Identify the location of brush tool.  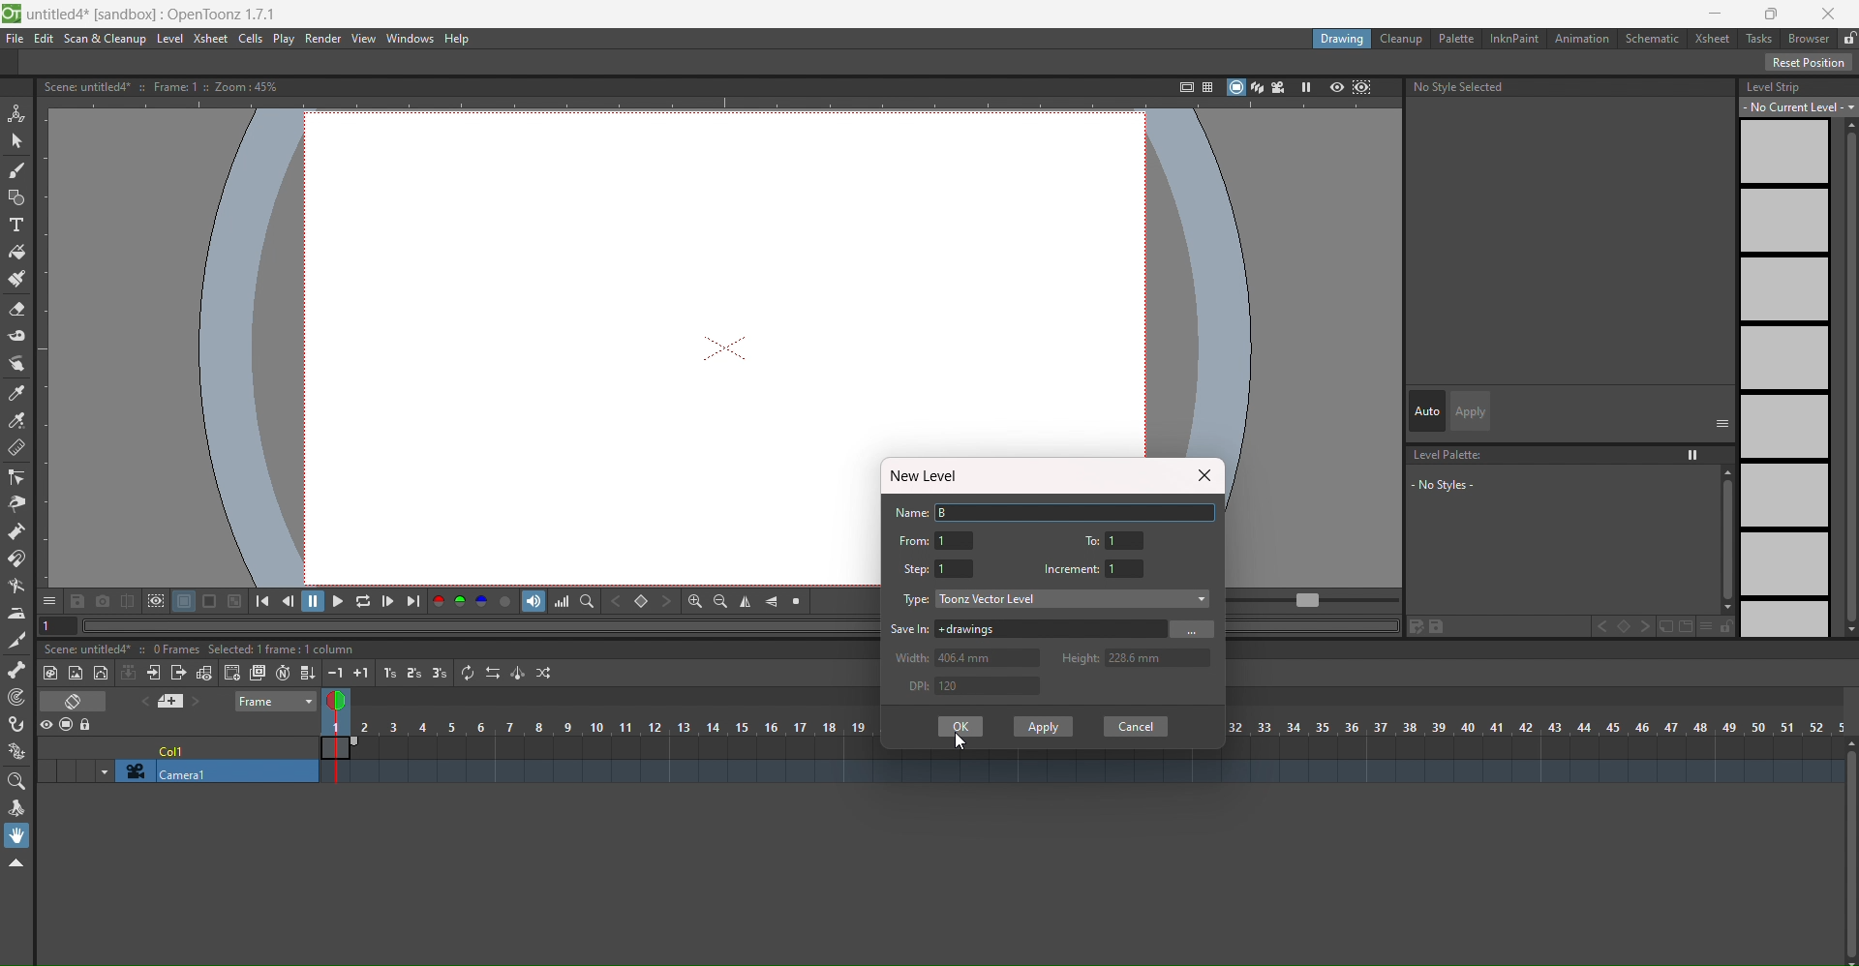
(16, 171).